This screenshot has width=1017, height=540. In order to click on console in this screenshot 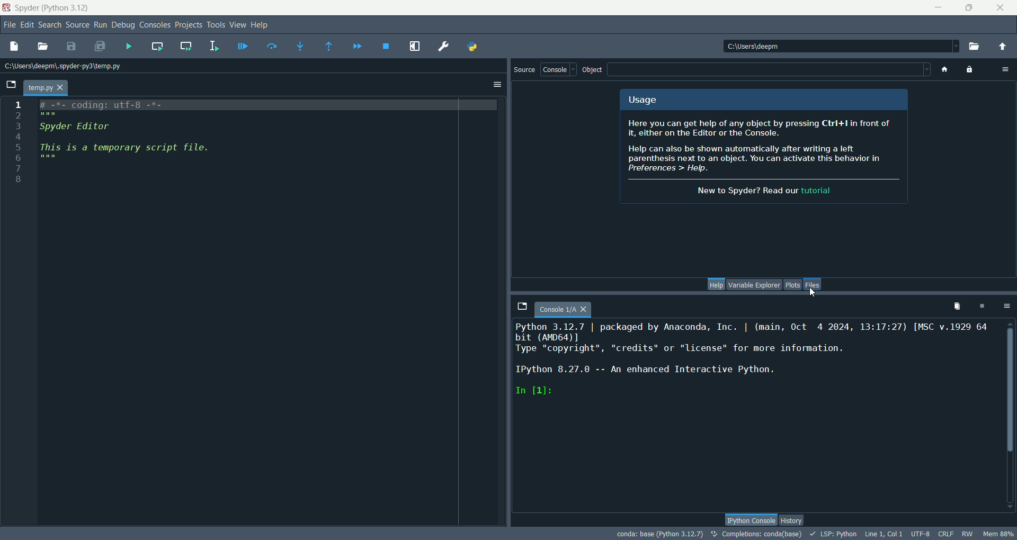, I will do `click(565, 306)`.